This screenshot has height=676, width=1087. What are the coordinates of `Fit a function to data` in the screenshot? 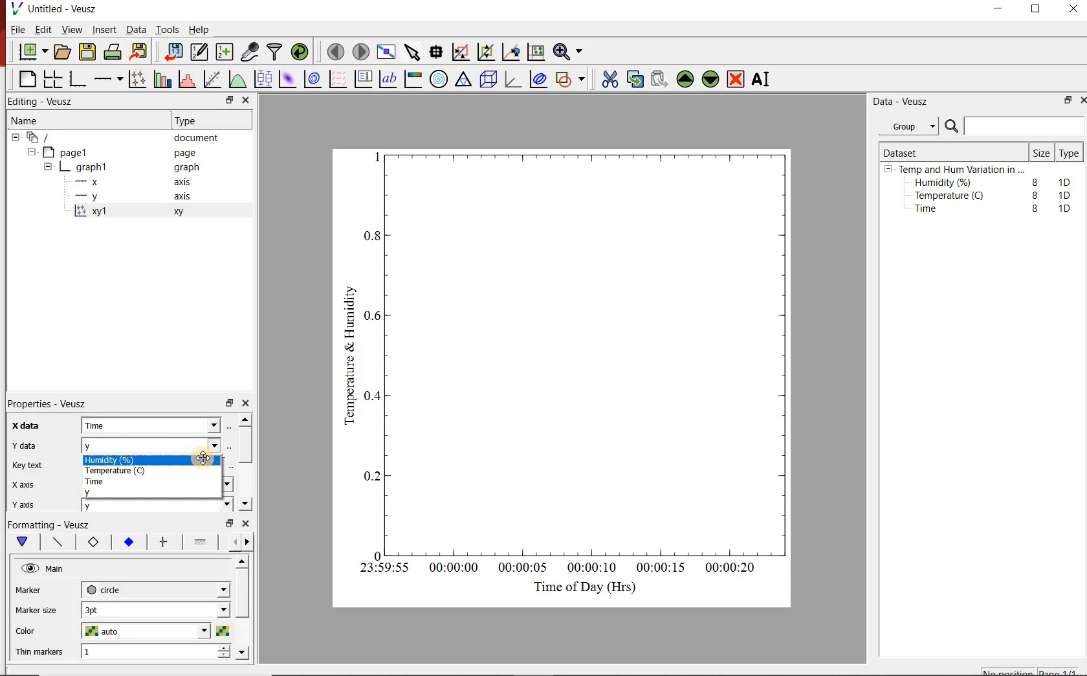 It's located at (213, 78).